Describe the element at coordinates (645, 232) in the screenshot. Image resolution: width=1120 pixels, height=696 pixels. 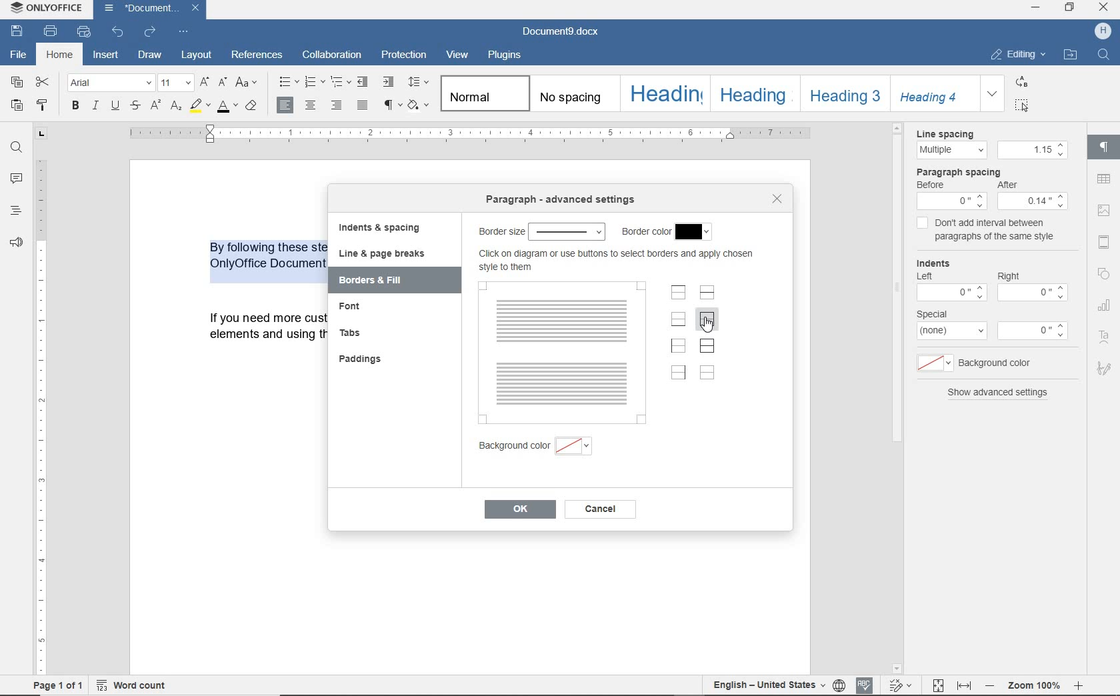
I see `border color` at that location.